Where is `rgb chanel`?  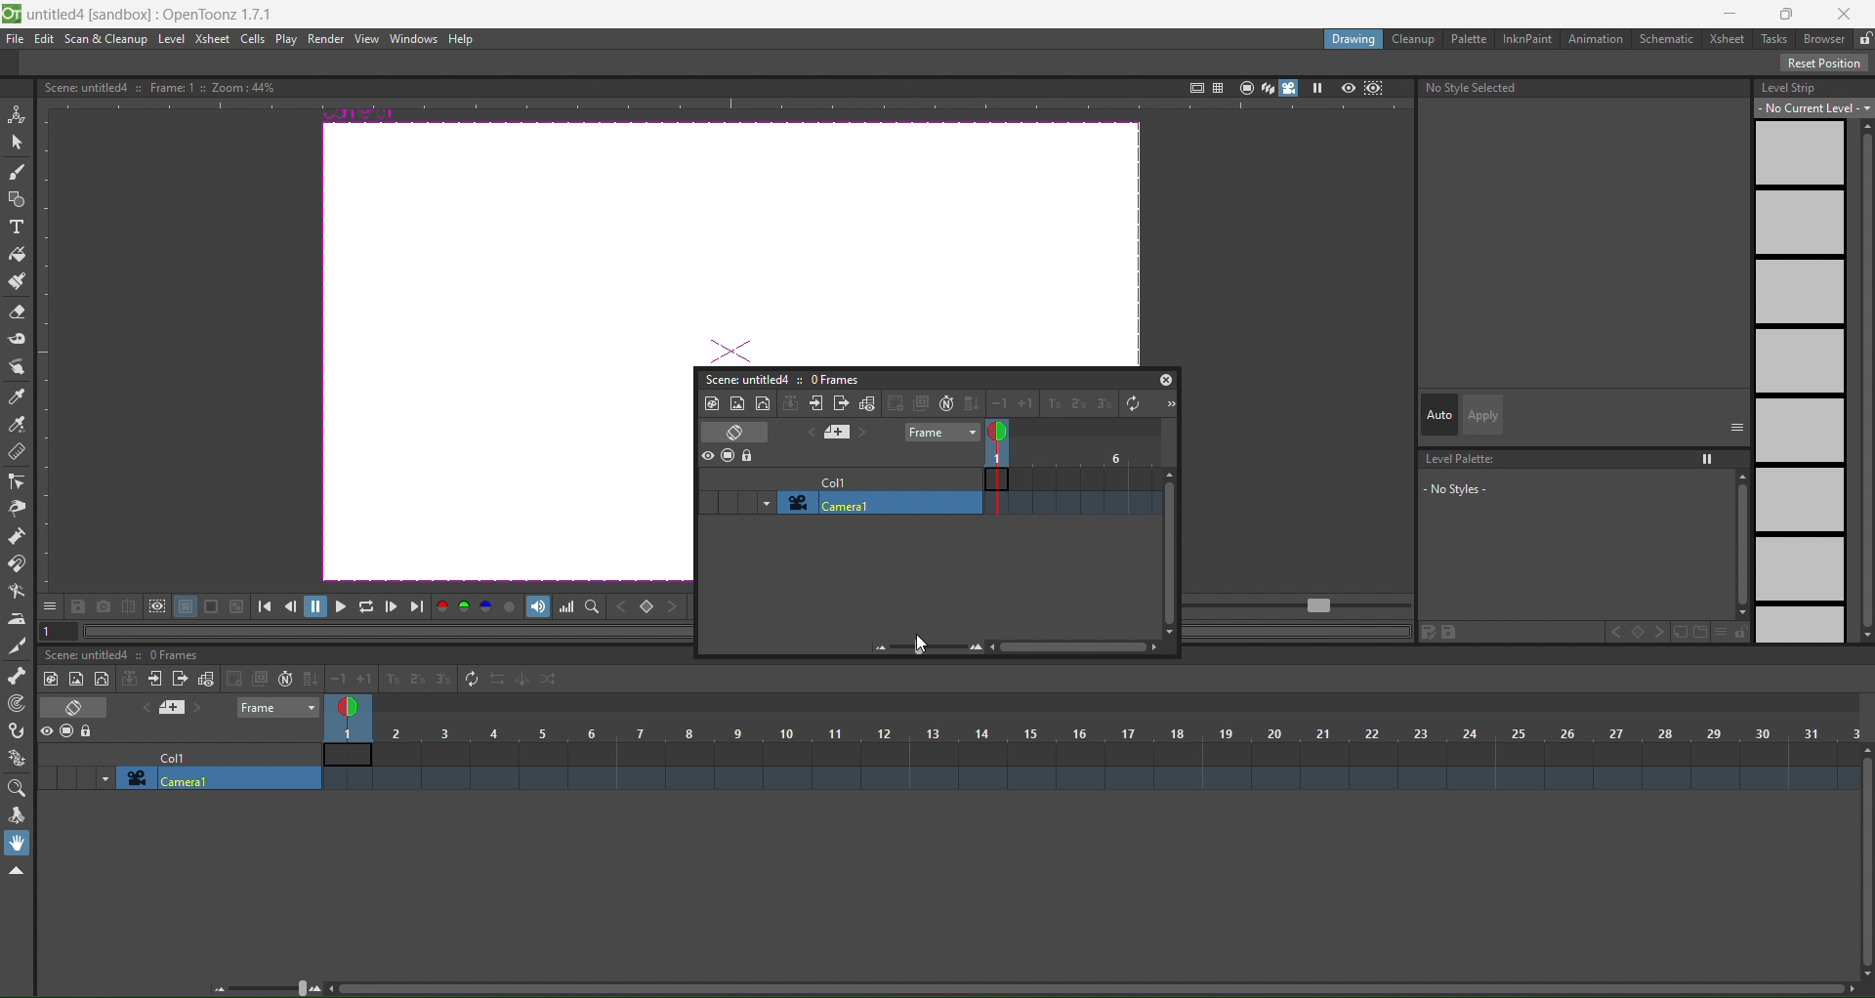 rgb chanel is located at coordinates (467, 607).